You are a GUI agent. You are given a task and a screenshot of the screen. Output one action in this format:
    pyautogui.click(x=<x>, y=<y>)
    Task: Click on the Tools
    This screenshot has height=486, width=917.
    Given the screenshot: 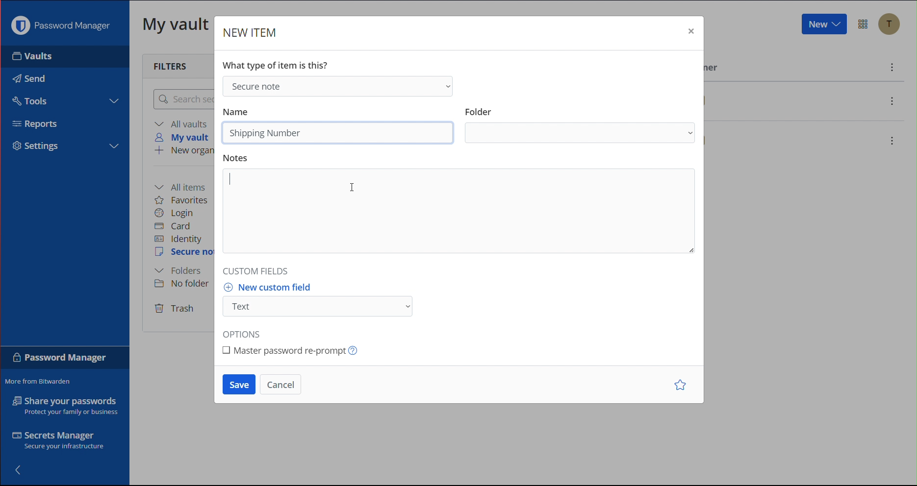 What is the action you would take?
    pyautogui.click(x=33, y=101)
    